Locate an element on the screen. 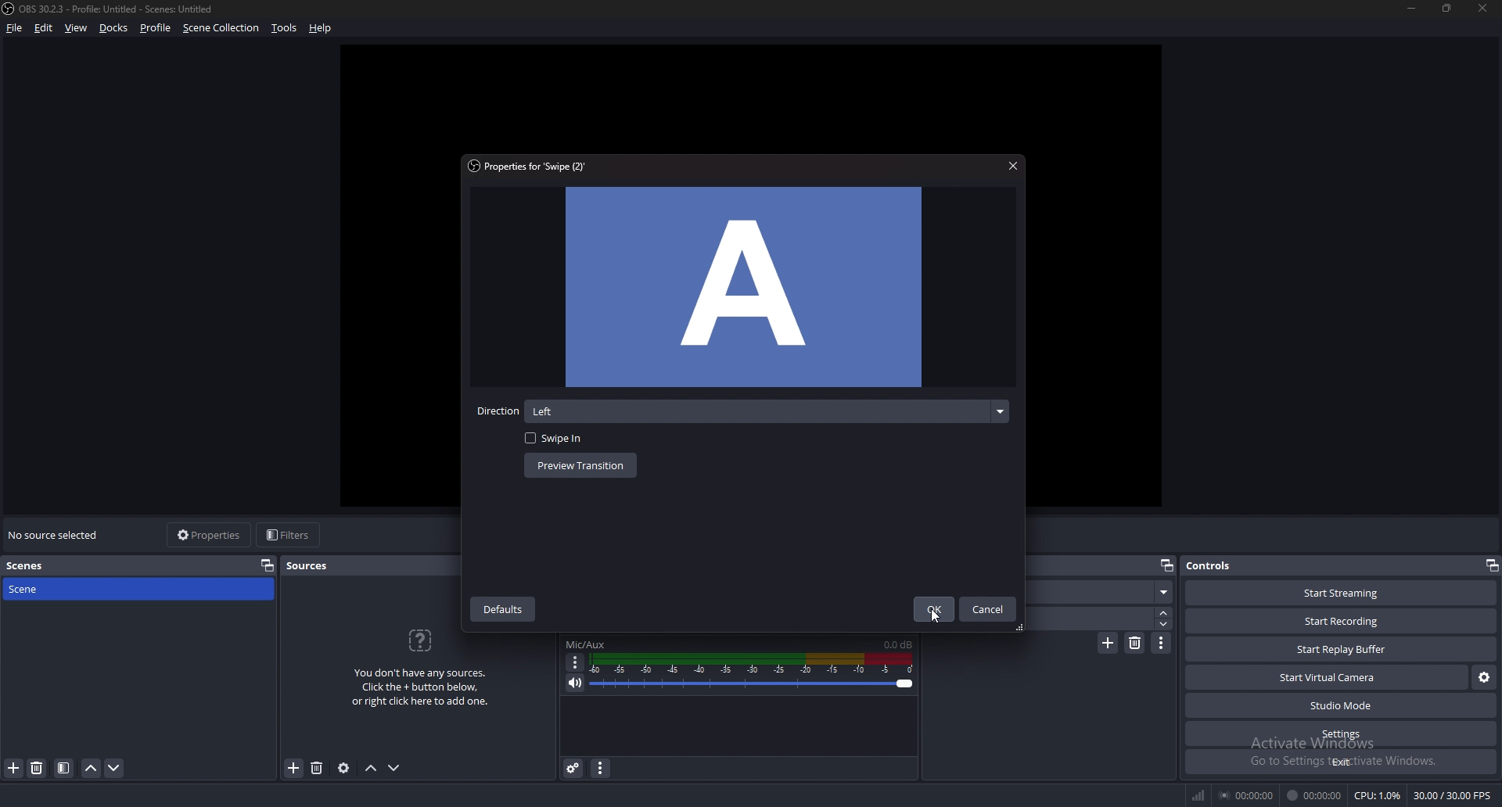  remove transition is located at coordinates (1136, 642).